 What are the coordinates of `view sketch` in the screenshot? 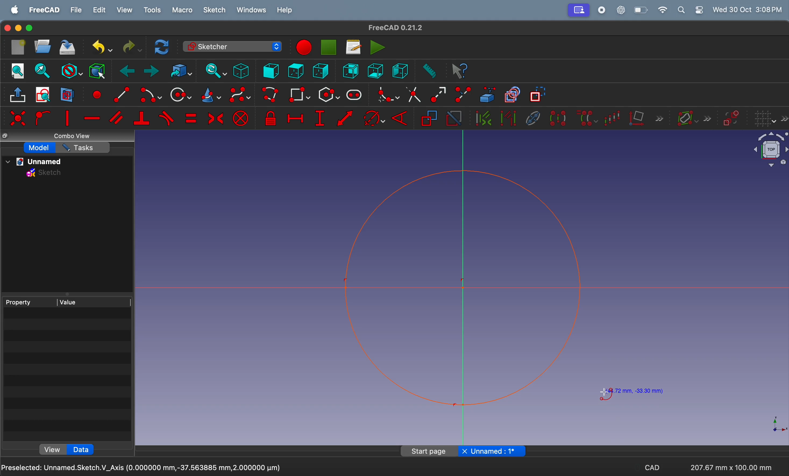 It's located at (45, 95).